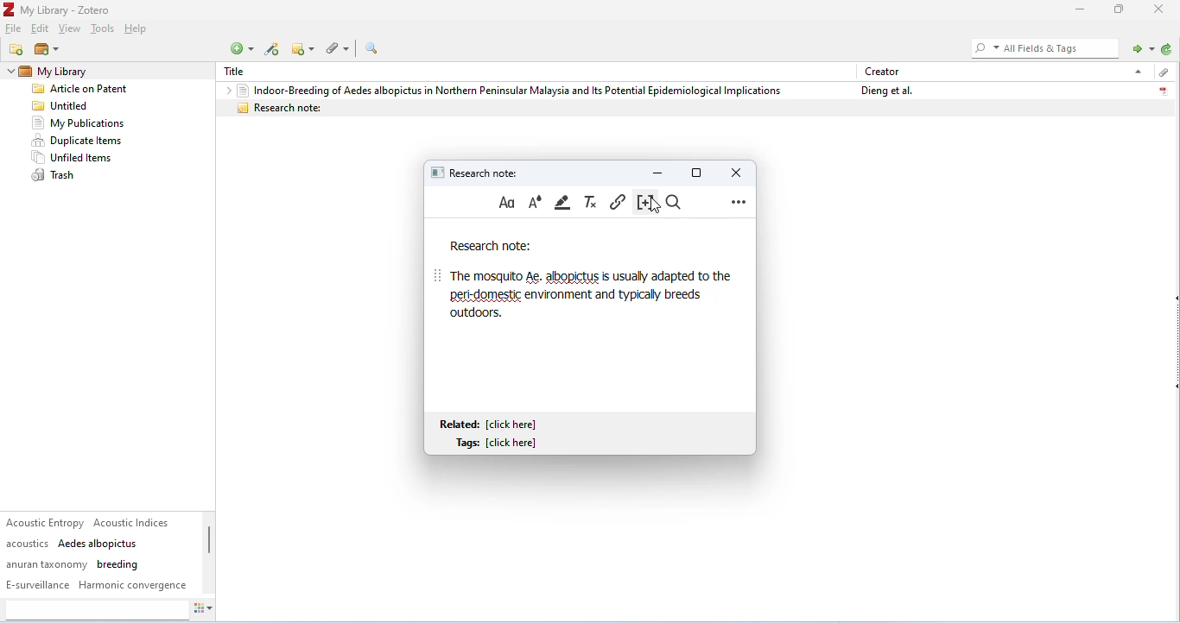 The width and height of the screenshot is (1180, 623). What do you see at coordinates (739, 201) in the screenshot?
I see `more` at bounding box center [739, 201].